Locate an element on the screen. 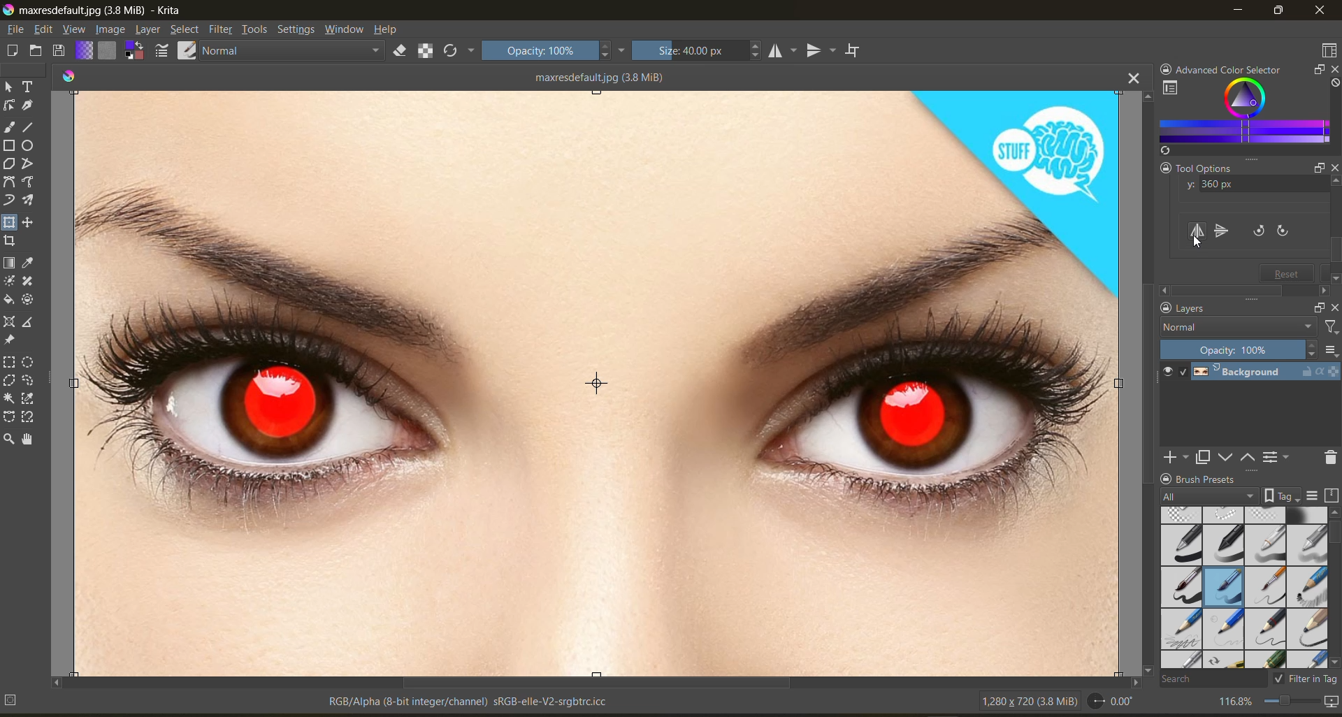 The image size is (1342, 717). close is located at coordinates (1320, 12).